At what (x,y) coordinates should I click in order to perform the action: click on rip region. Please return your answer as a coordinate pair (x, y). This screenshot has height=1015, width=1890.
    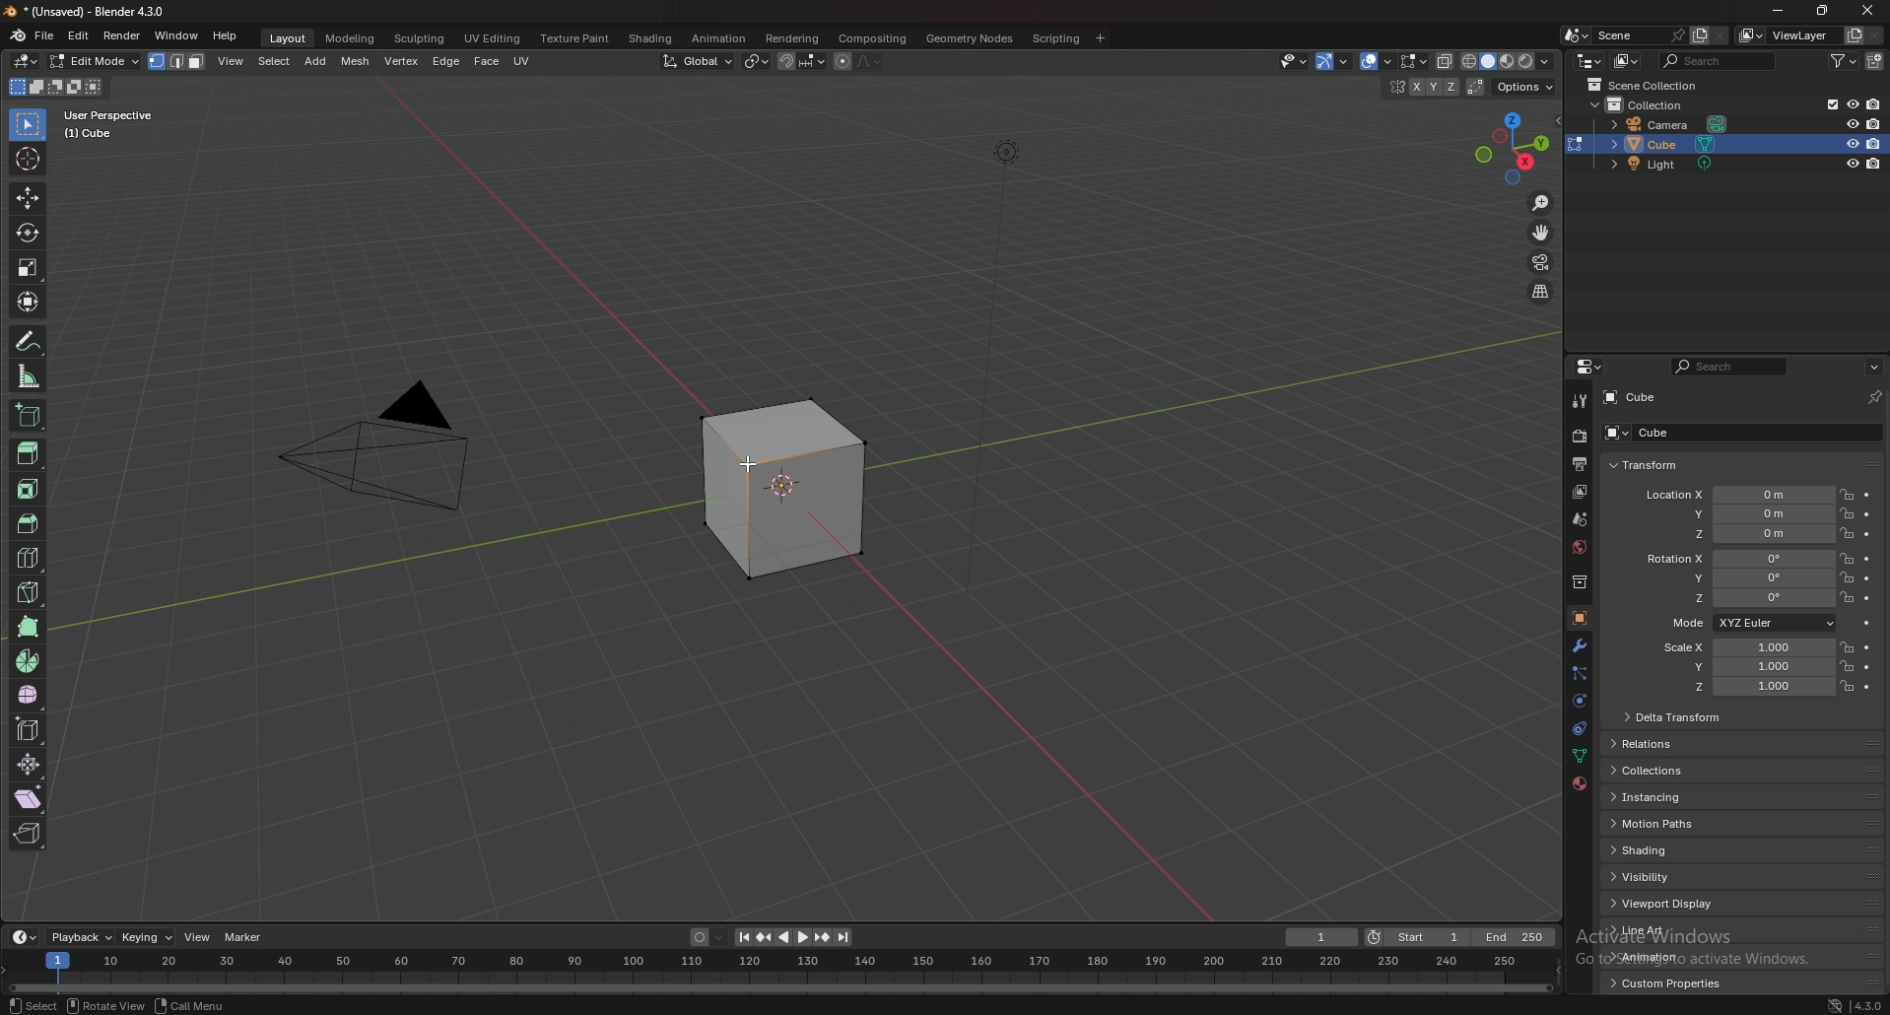
    Looking at the image, I should click on (28, 835).